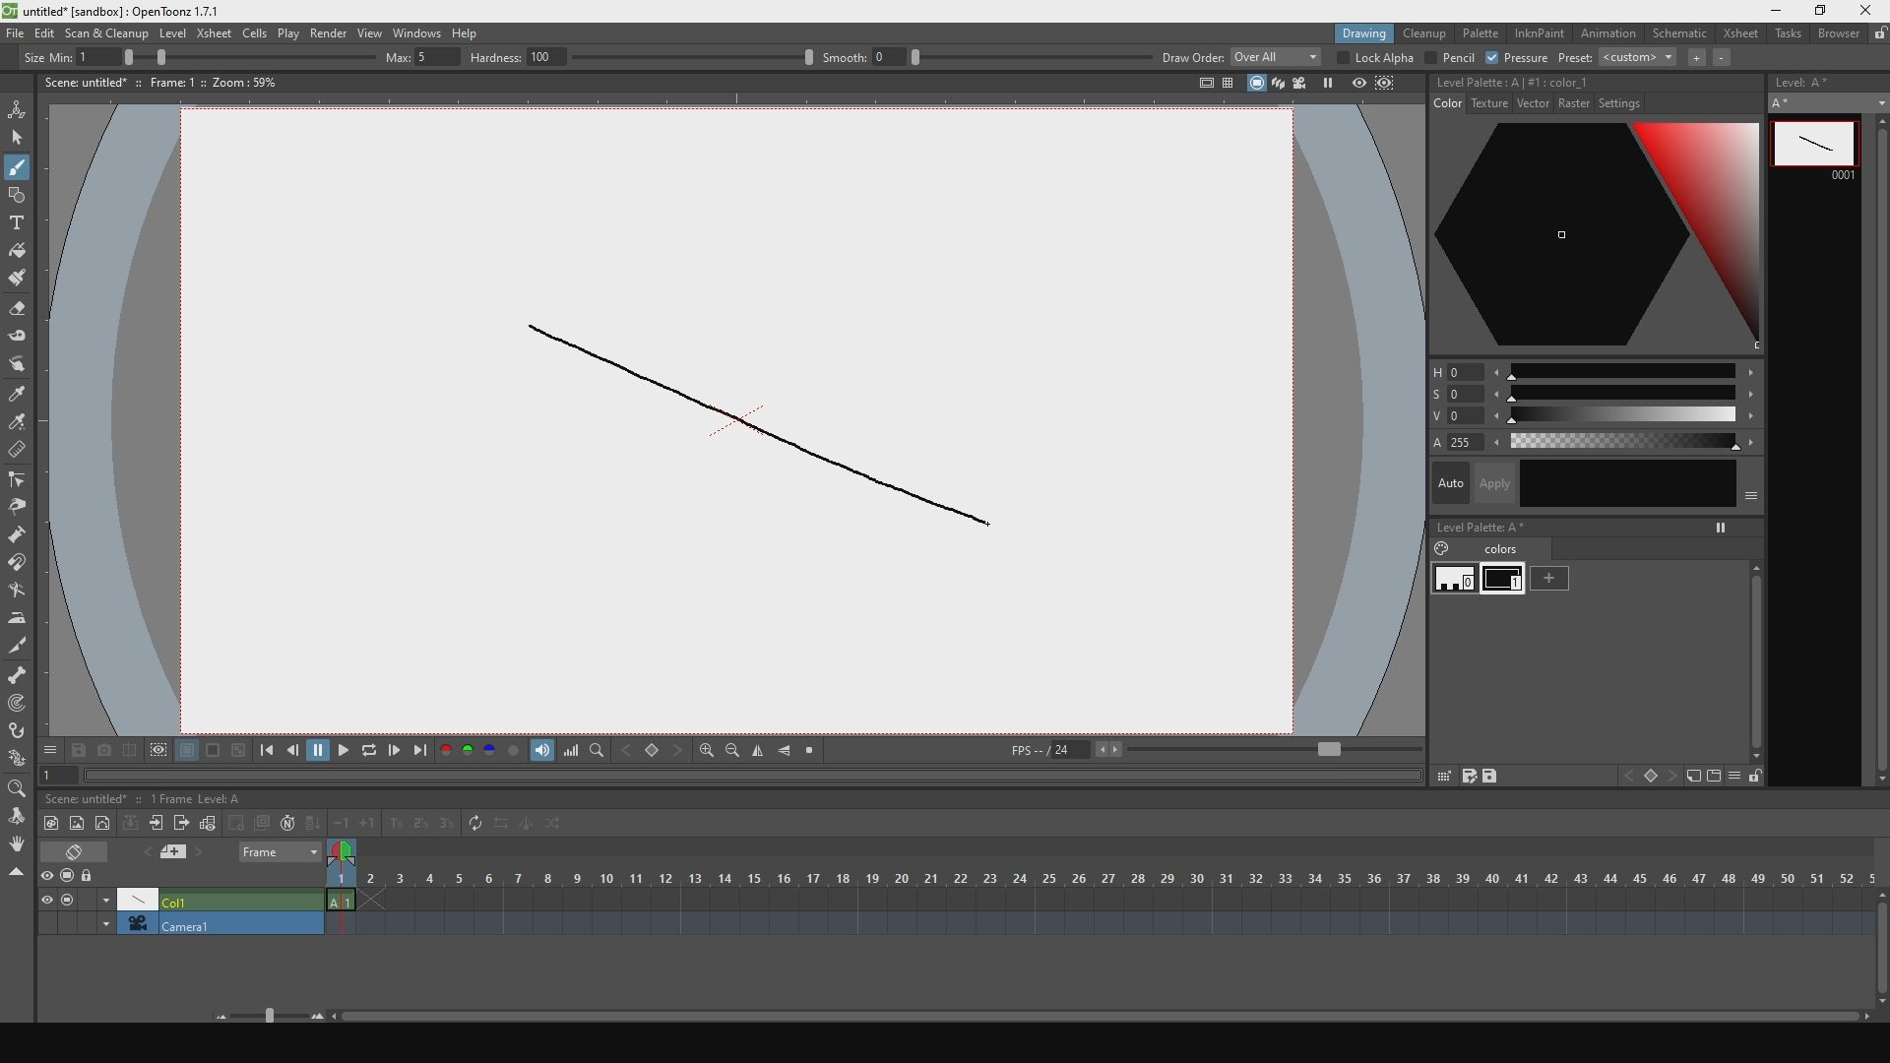  Describe the element at coordinates (1276, 57) in the screenshot. I see `overall` at that location.